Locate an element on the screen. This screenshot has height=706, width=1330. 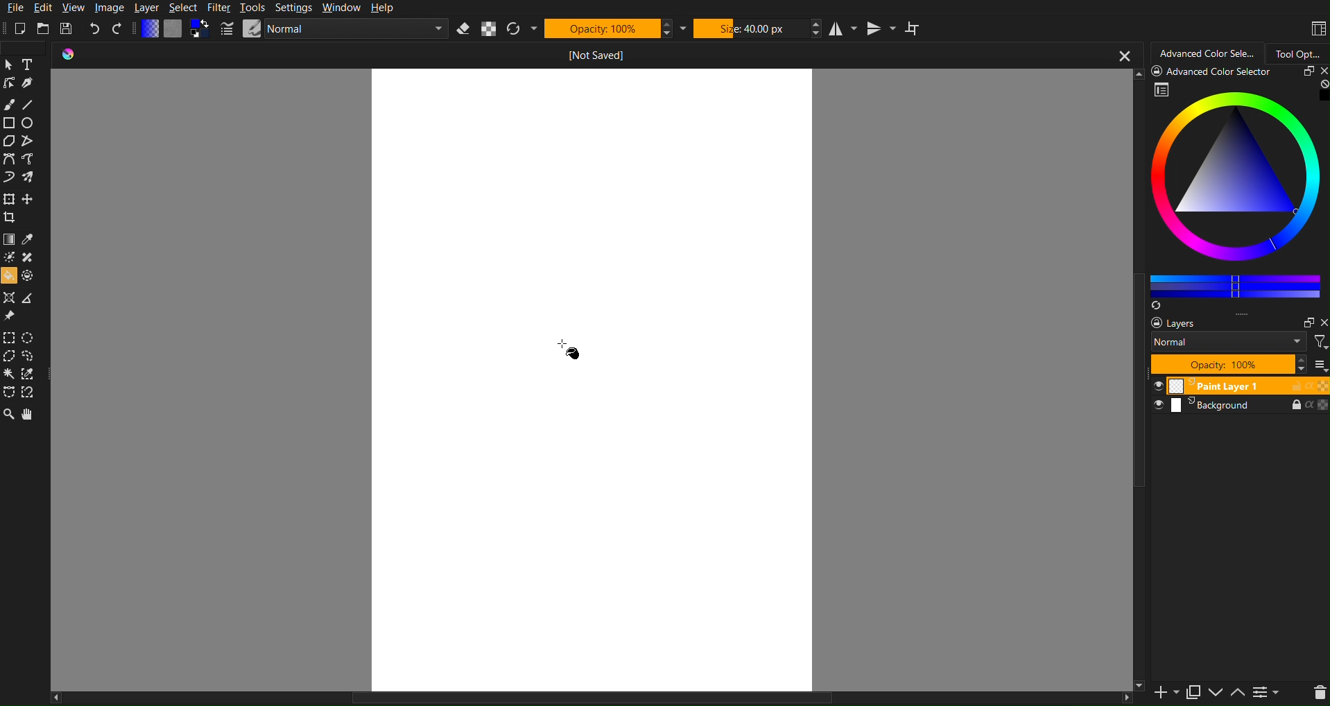
Tool Option Selector is located at coordinates (1304, 51).